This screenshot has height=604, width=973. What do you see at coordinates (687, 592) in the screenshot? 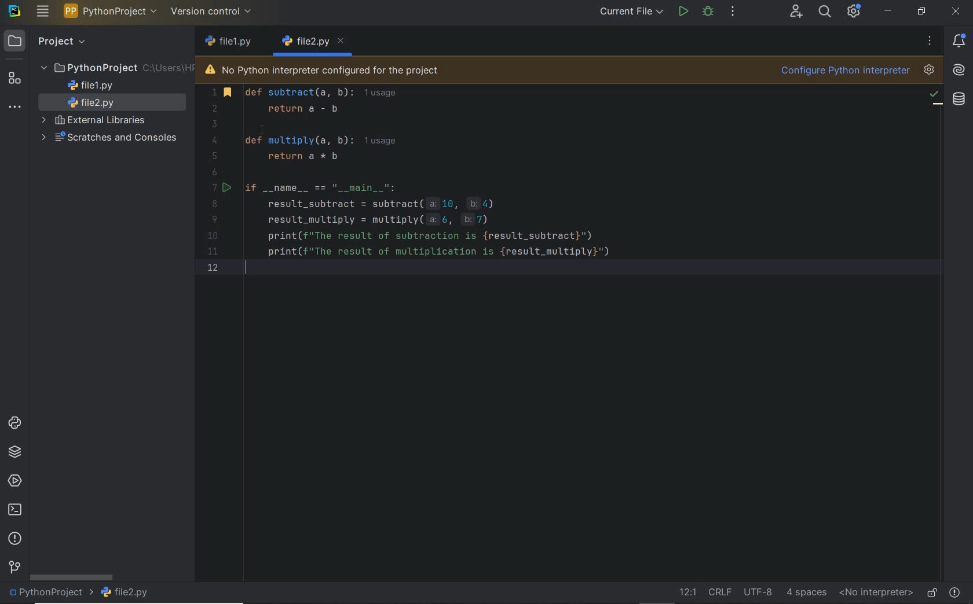
I see `go to line` at bounding box center [687, 592].